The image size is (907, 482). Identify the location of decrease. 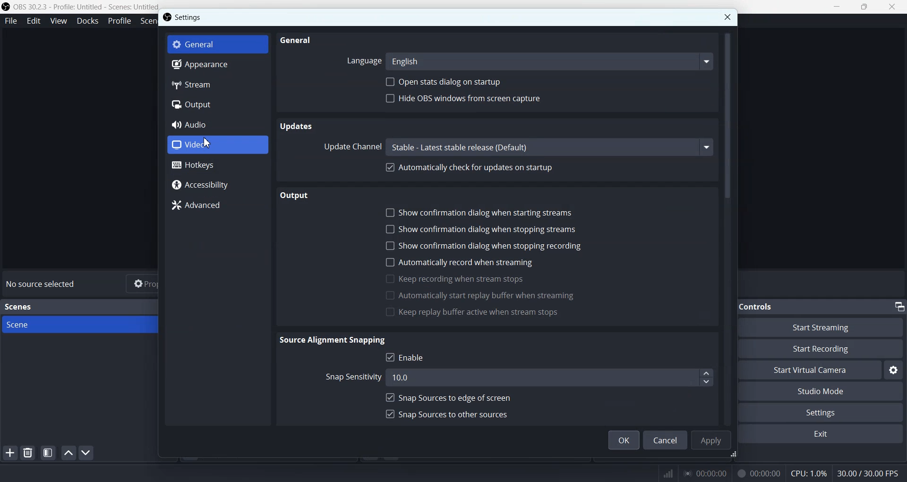
(706, 382).